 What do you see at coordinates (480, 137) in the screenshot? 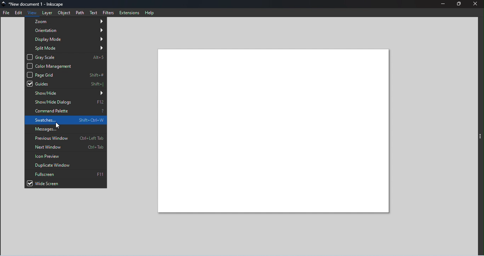
I see `Toggle command panel` at bounding box center [480, 137].